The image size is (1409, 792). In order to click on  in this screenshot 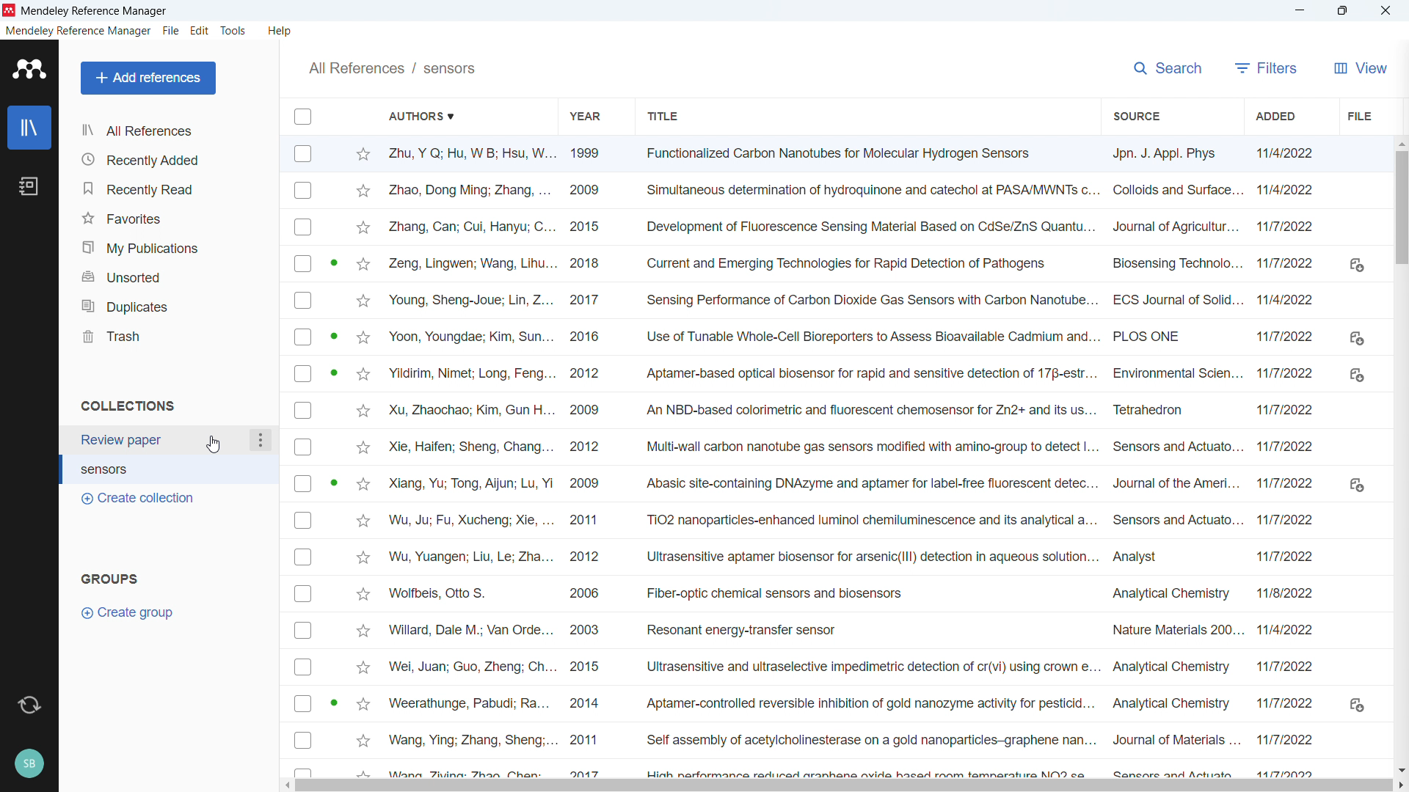, I will do `click(1385, 10)`.